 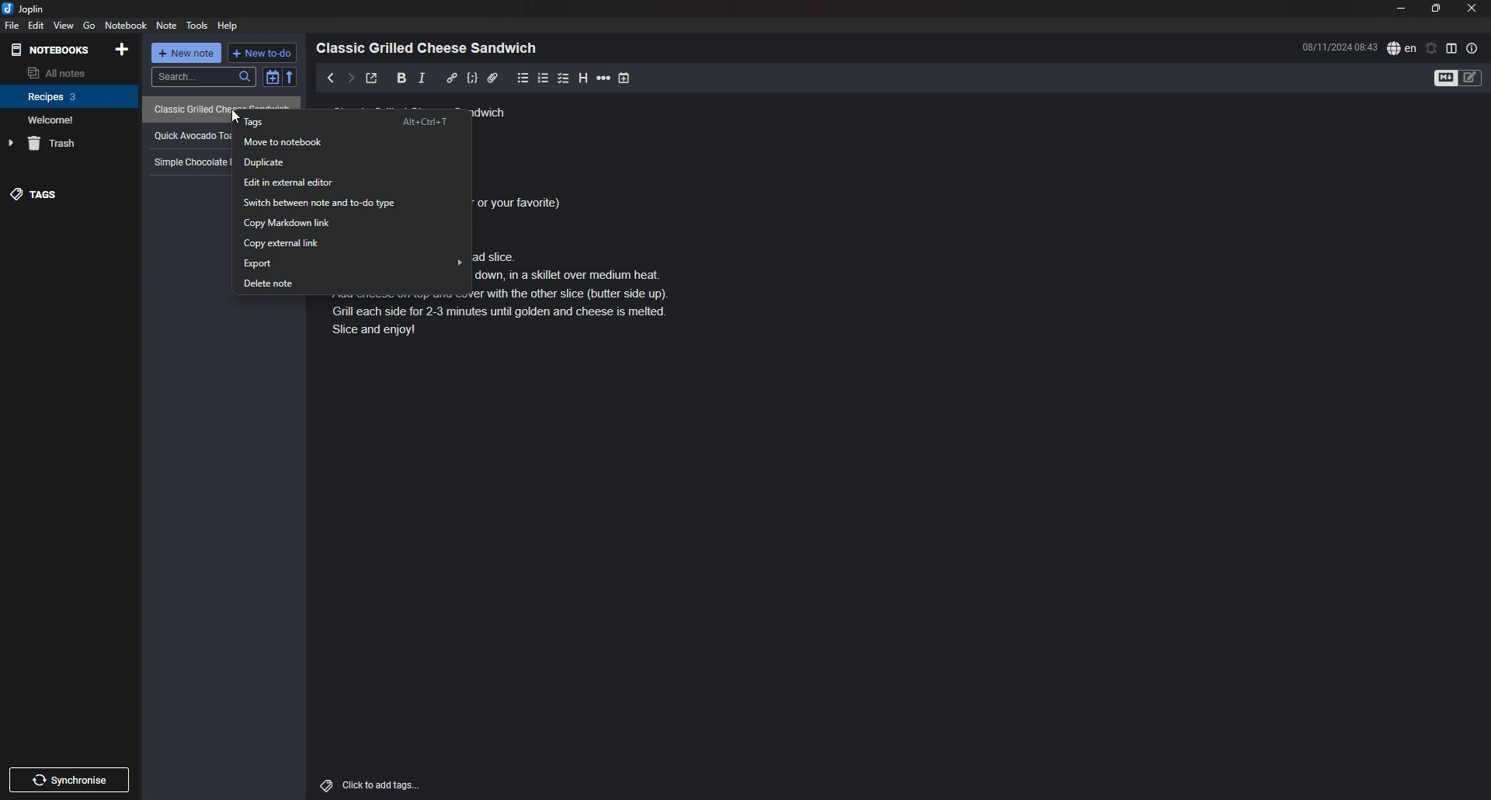 What do you see at coordinates (290, 77) in the screenshot?
I see `reverse sort order` at bounding box center [290, 77].